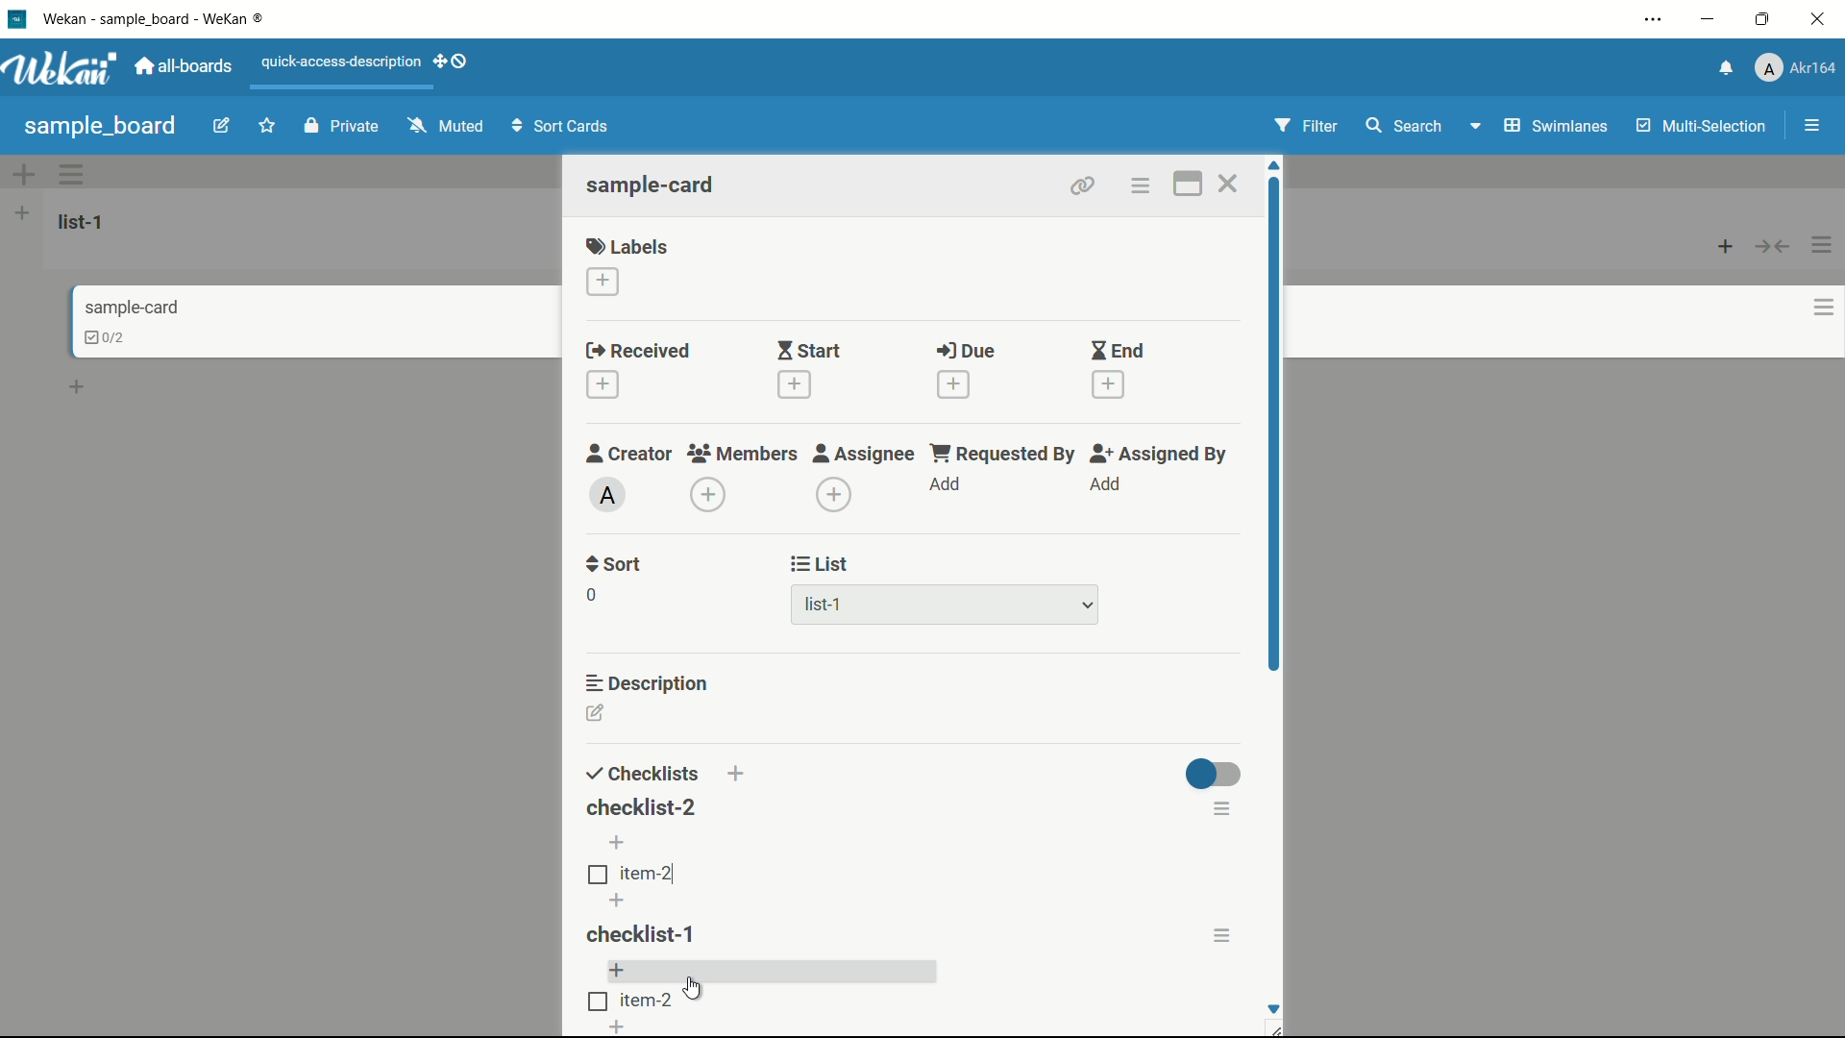 This screenshot has width=1845, height=1038. Describe the element at coordinates (132, 307) in the screenshot. I see `card name` at that location.